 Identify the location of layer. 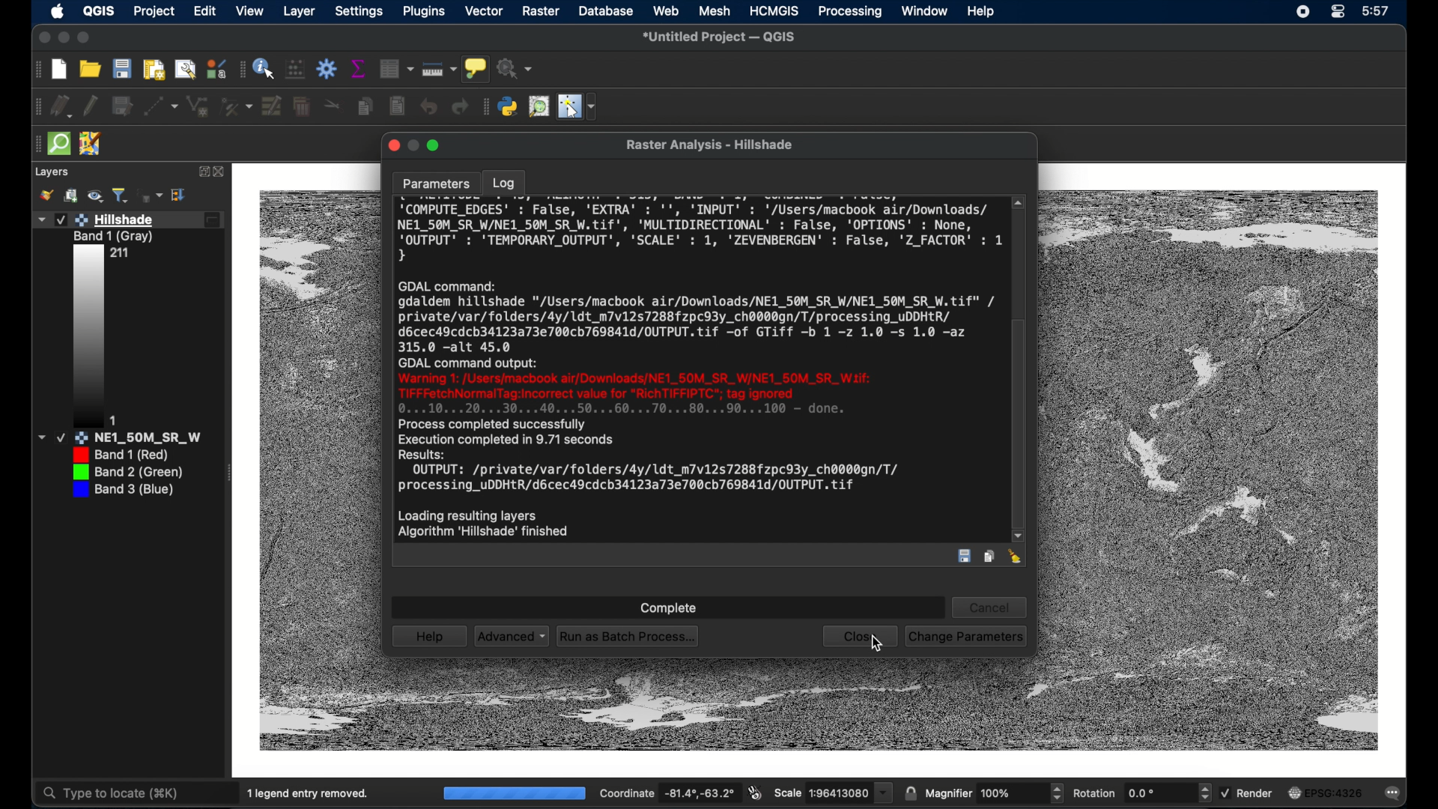
(299, 11).